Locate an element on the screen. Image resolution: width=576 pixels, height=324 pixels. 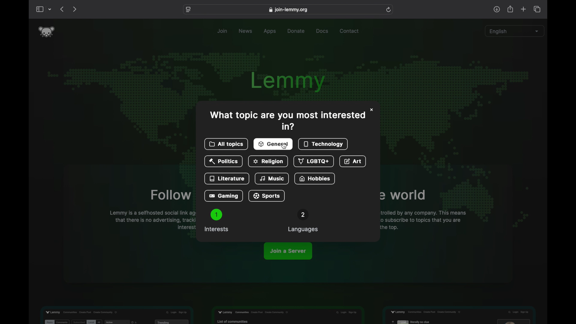
gaming is located at coordinates (223, 196).